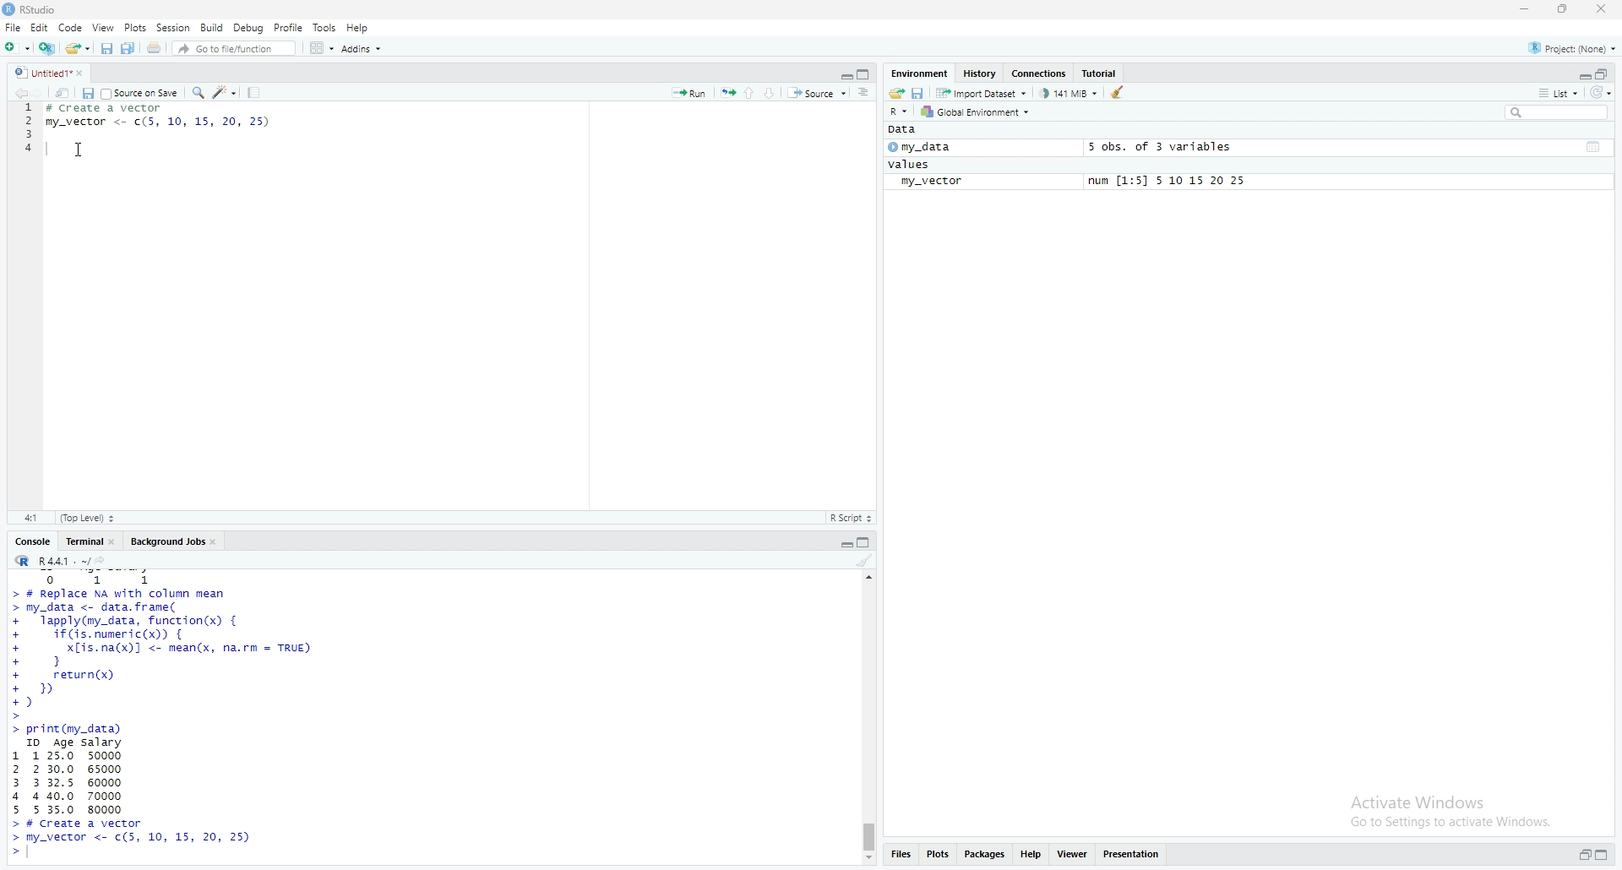  I want to click on expand, so click(846, 544).